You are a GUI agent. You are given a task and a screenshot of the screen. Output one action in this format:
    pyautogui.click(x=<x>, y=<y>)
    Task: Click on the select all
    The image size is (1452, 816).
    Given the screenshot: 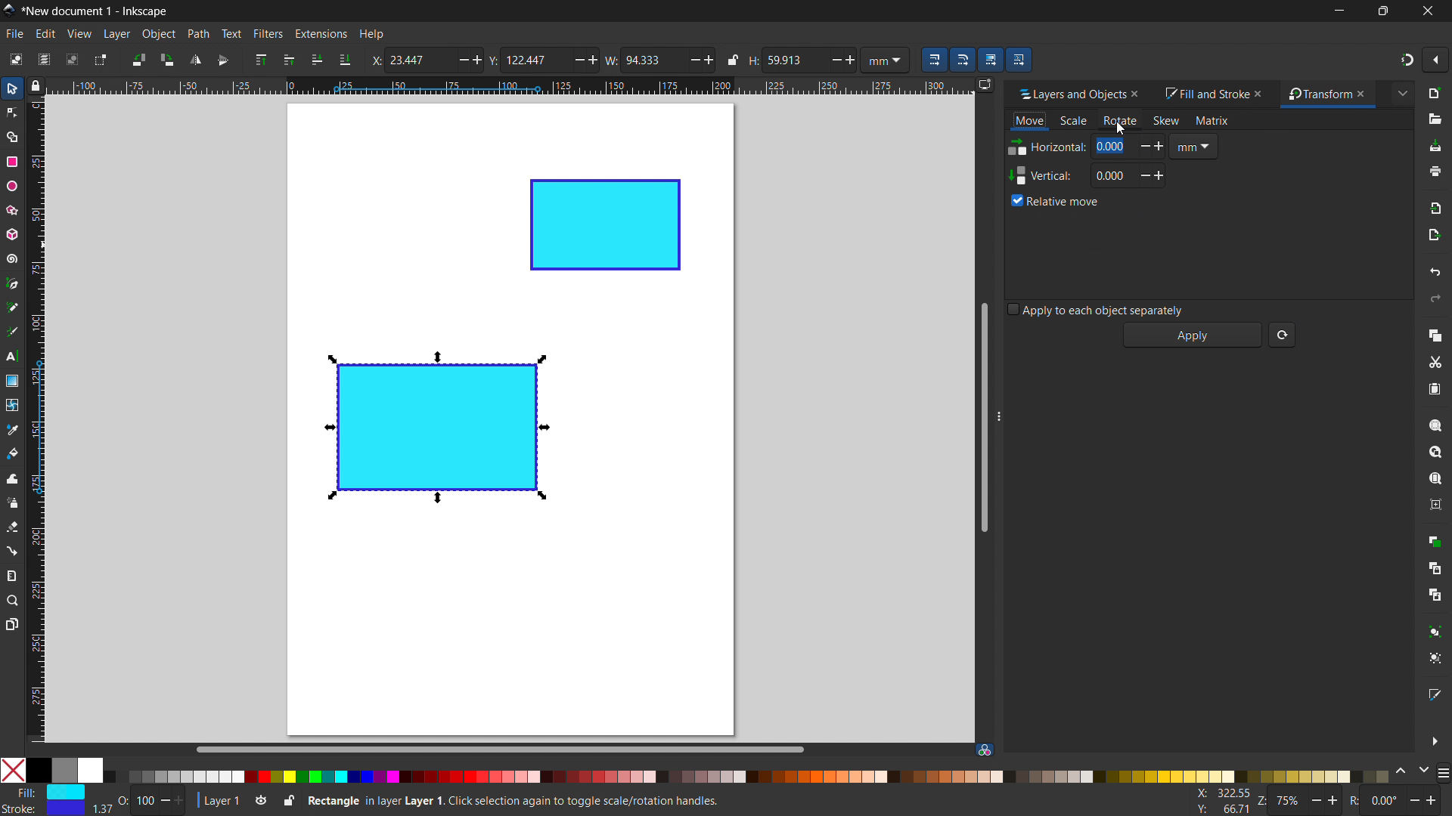 What is the action you would take?
    pyautogui.click(x=14, y=59)
    